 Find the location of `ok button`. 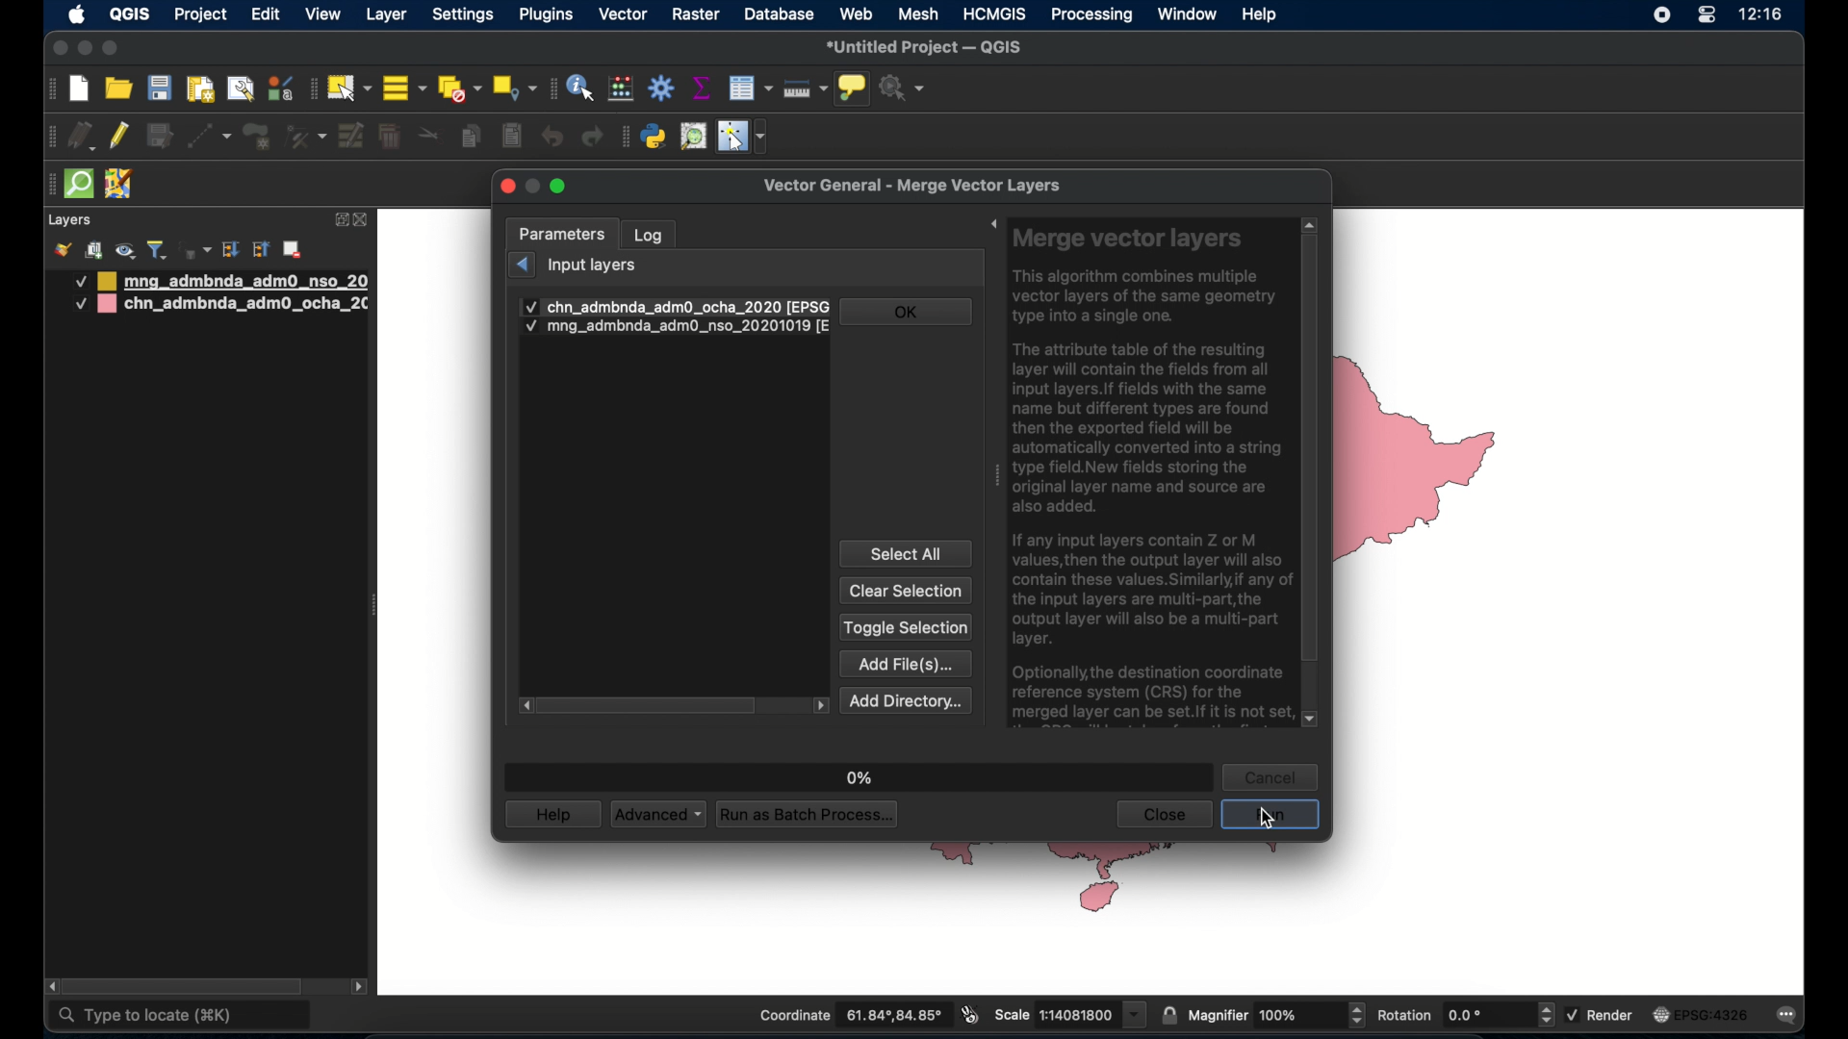

ok button is located at coordinates (908, 311).